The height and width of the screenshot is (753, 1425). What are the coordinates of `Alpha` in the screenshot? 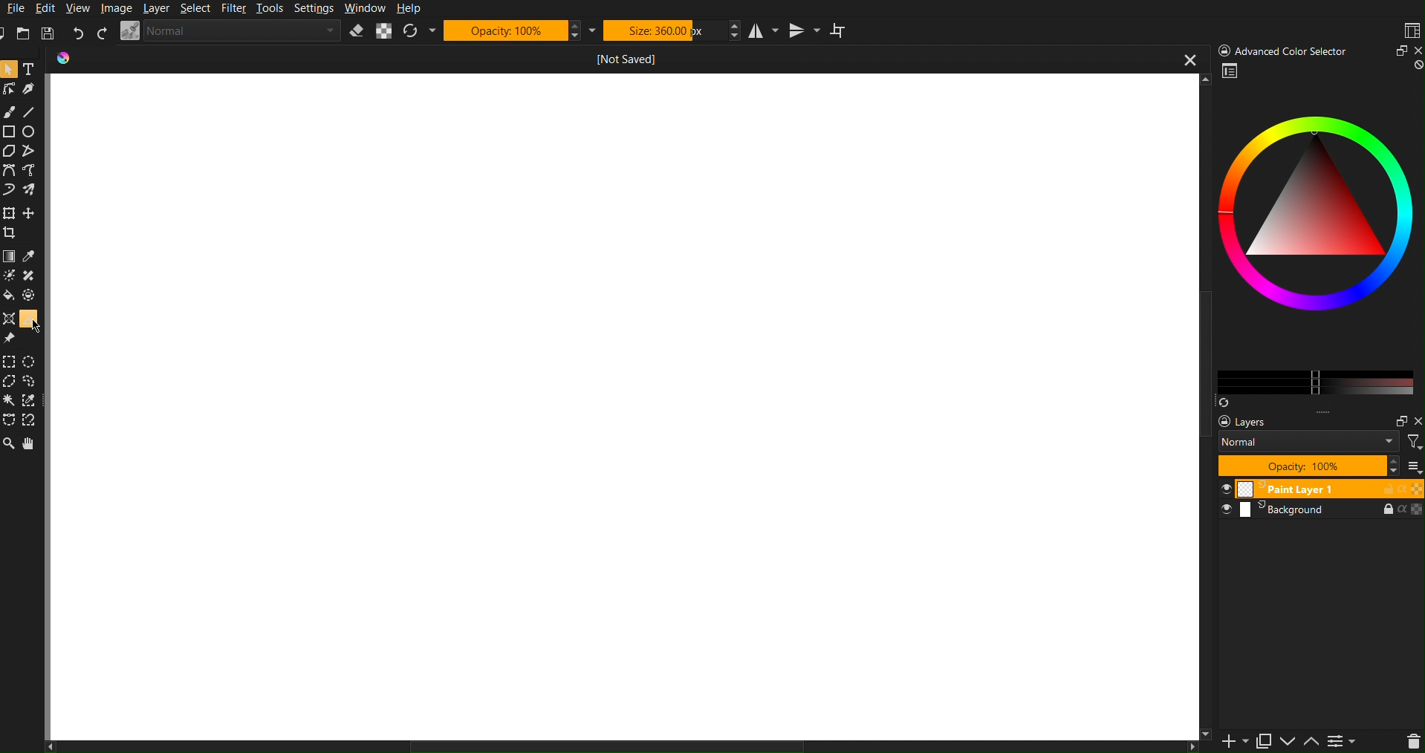 It's located at (384, 31).